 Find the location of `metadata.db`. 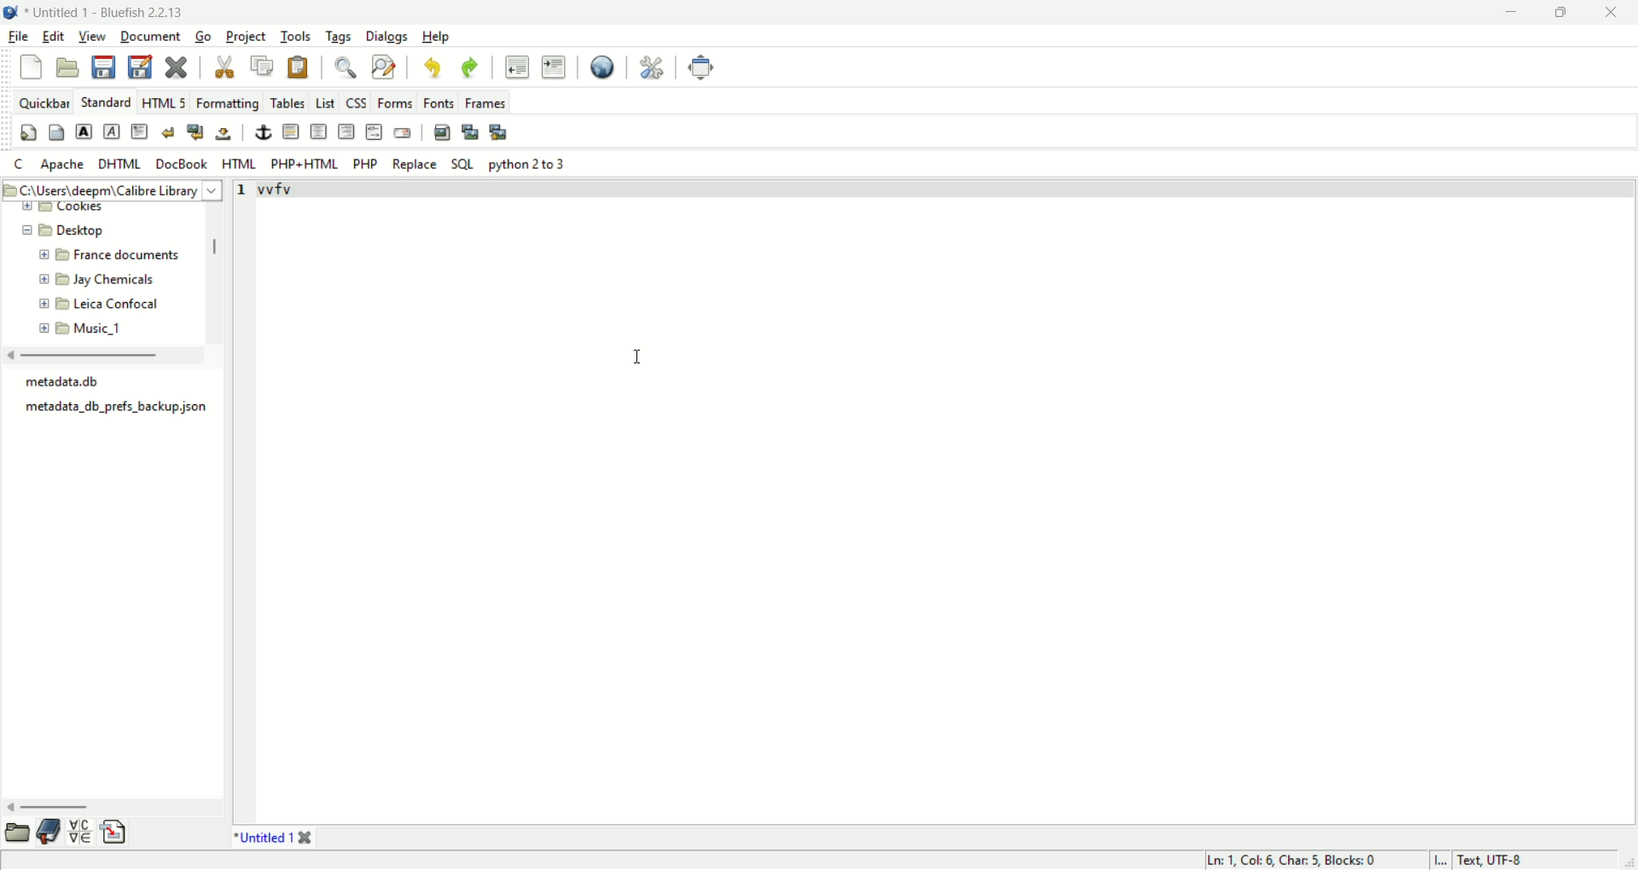

metadata.db is located at coordinates (69, 381).